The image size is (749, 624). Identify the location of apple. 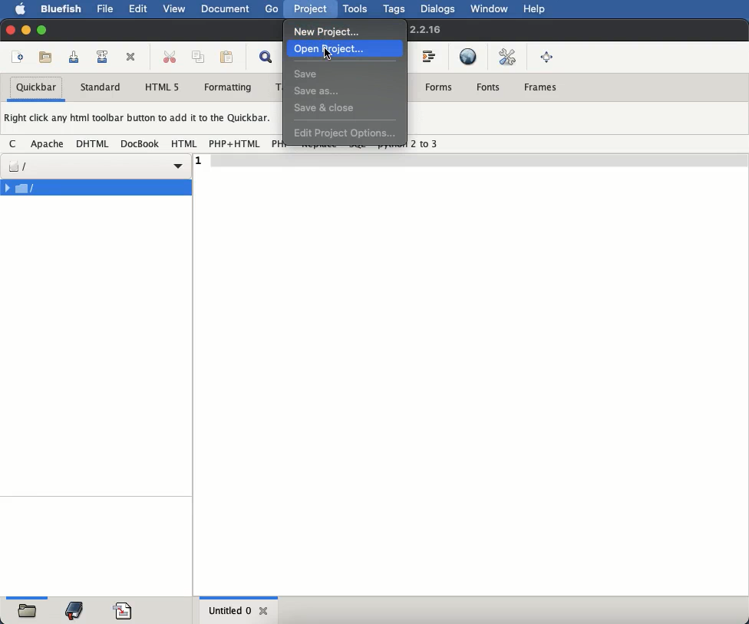
(22, 9).